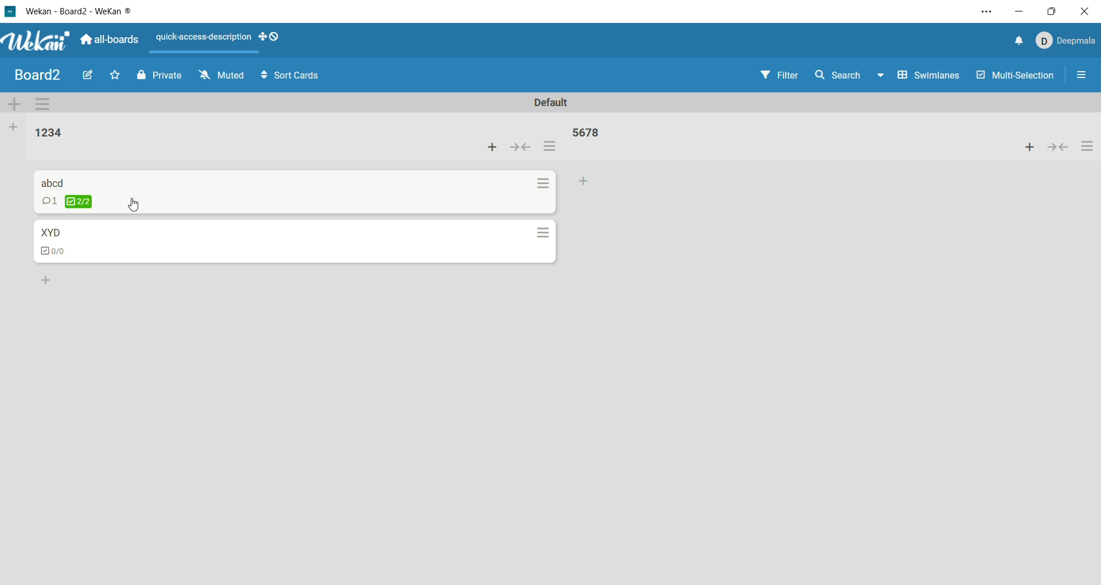 Image resolution: width=1101 pixels, height=585 pixels. I want to click on add, so click(1030, 144).